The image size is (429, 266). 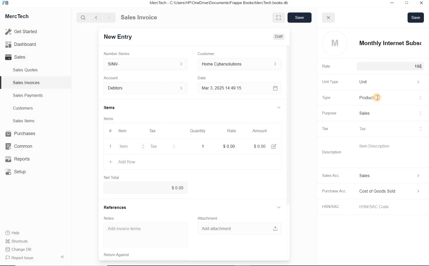 What do you see at coordinates (111, 139) in the screenshot?
I see `item line number` at bounding box center [111, 139].